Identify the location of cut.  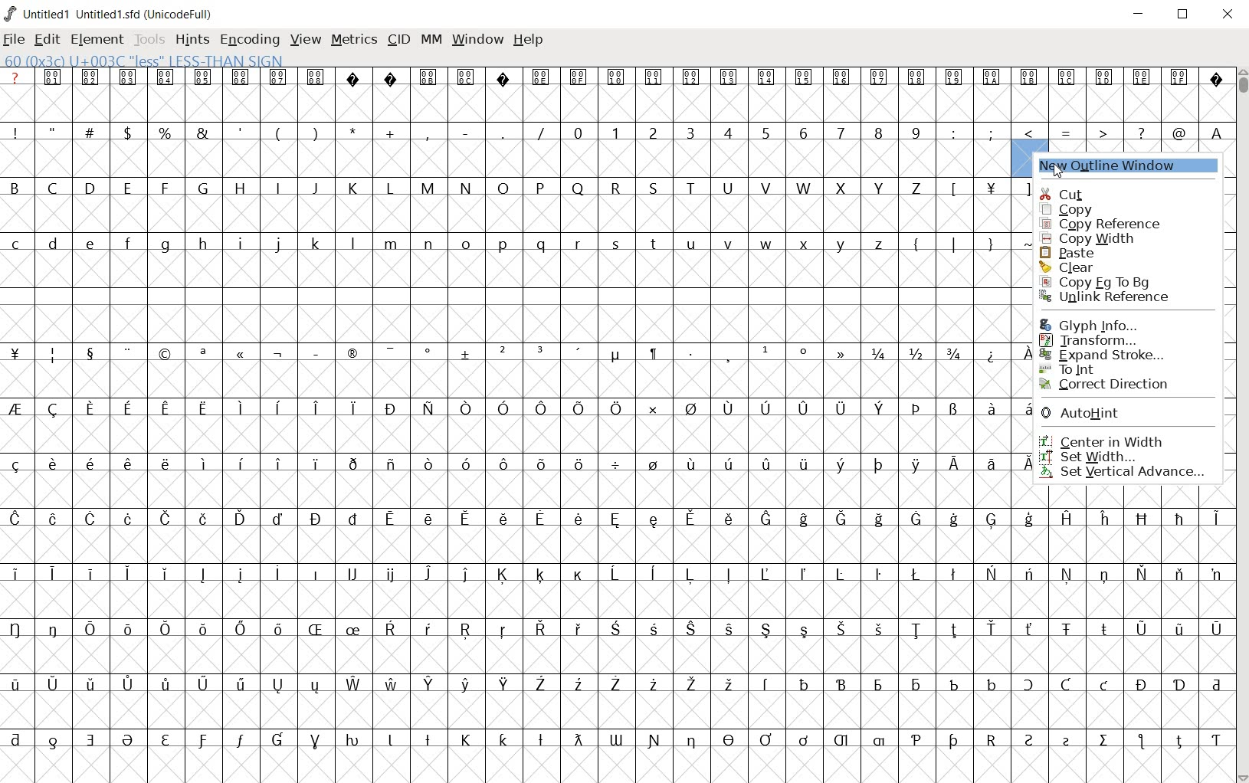
(1130, 189).